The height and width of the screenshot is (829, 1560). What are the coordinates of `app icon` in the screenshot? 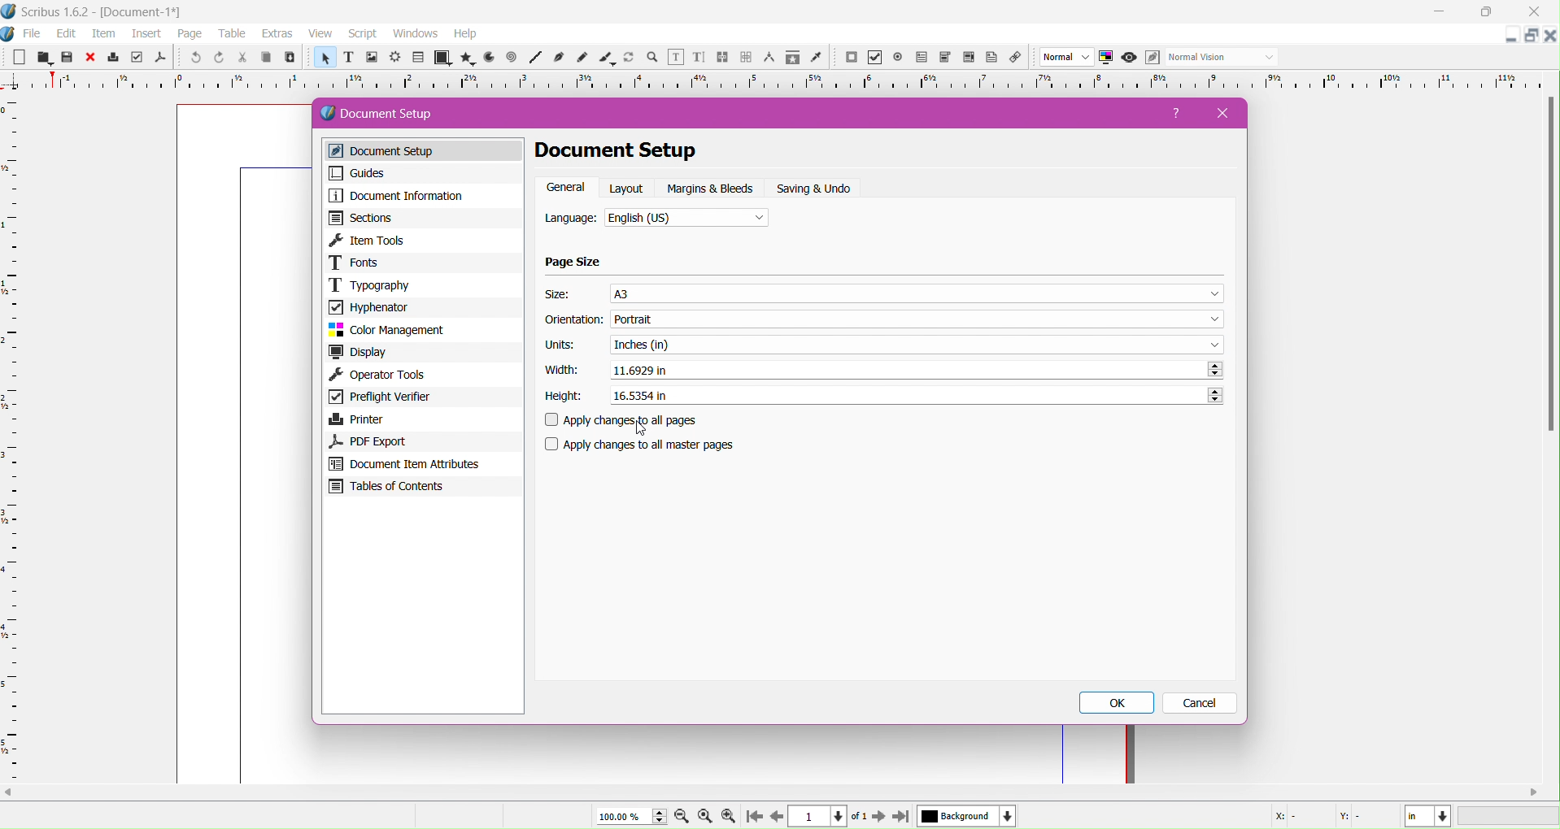 It's located at (10, 34).